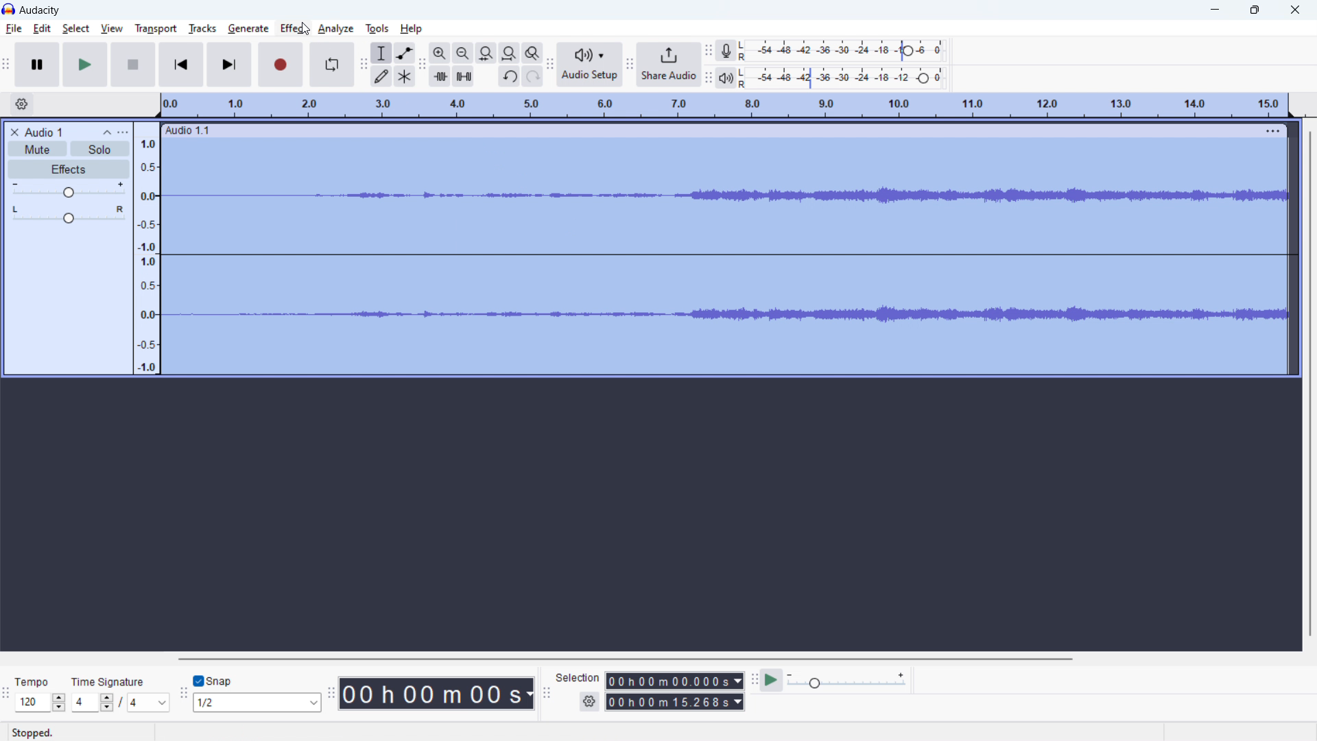 The width and height of the screenshot is (1317, 741). I want to click on playback level, so click(846, 78).